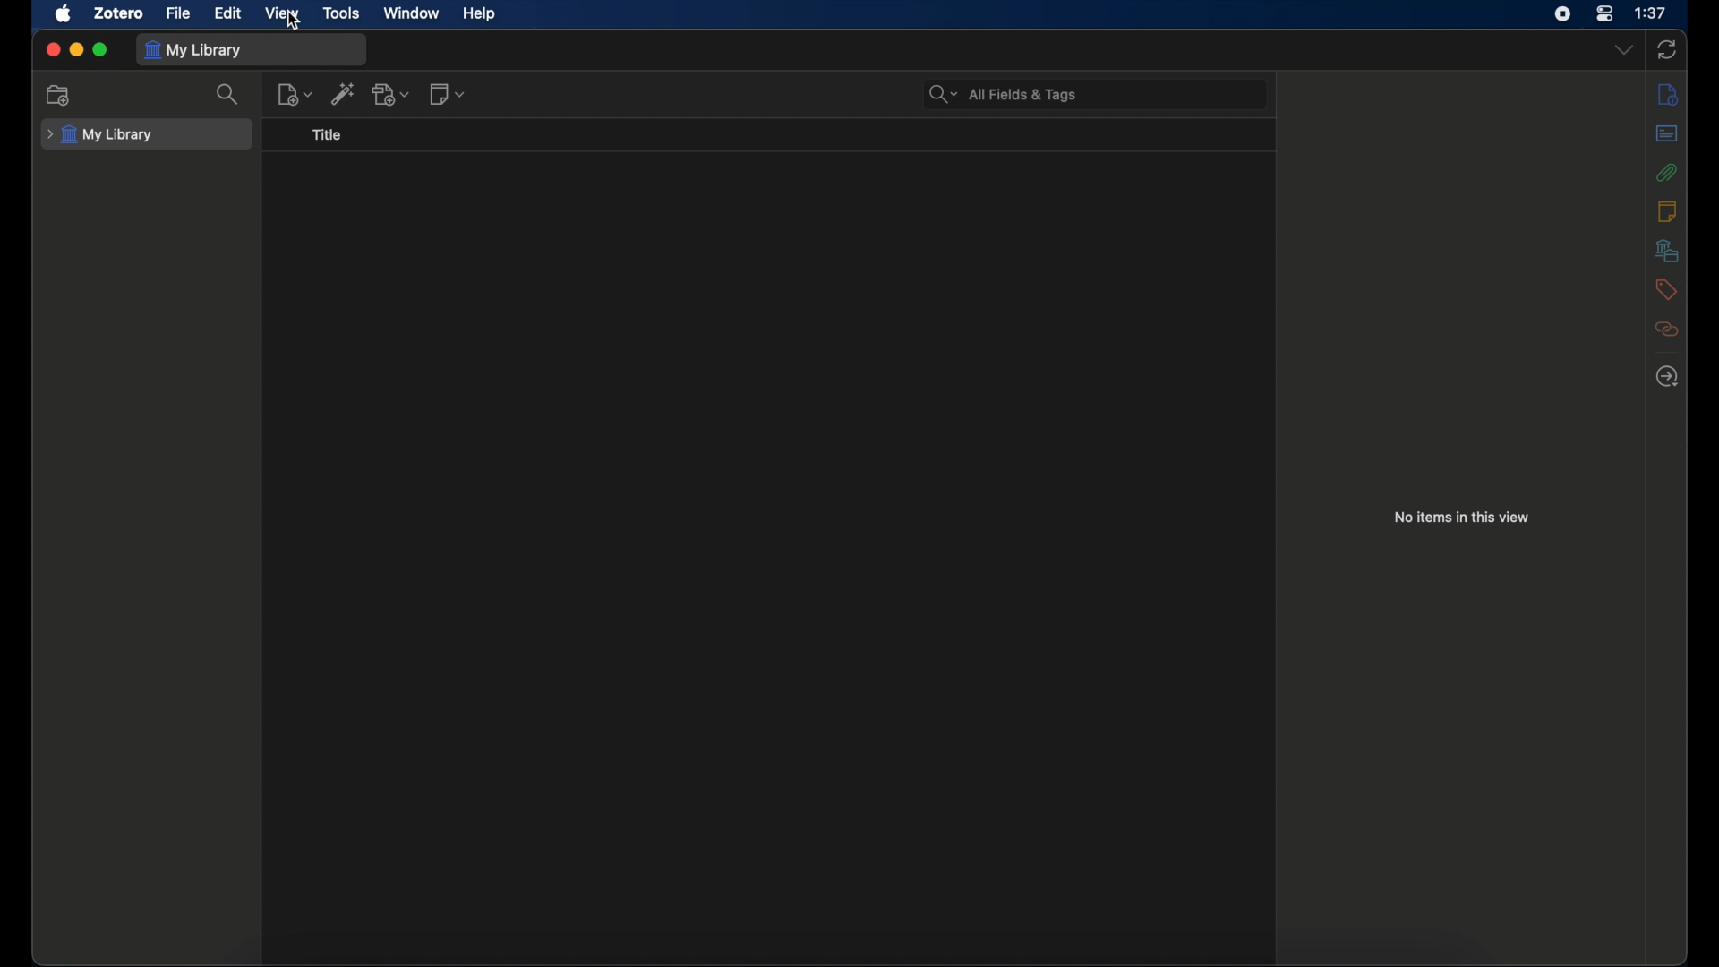 The height and width of the screenshot is (967, 1719). Describe the element at coordinates (1622, 49) in the screenshot. I see `dropdown` at that location.